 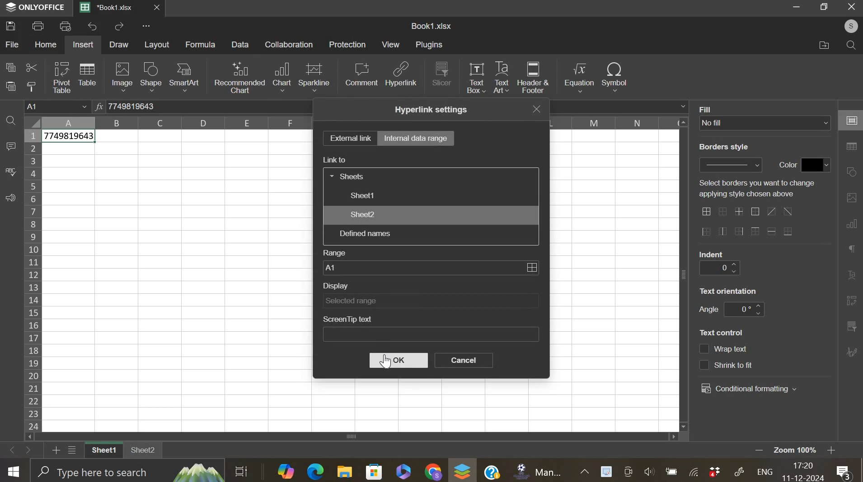 What do you see at coordinates (719, 269) in the screenshot?
I see `indent` at bounding box center [719, 269].